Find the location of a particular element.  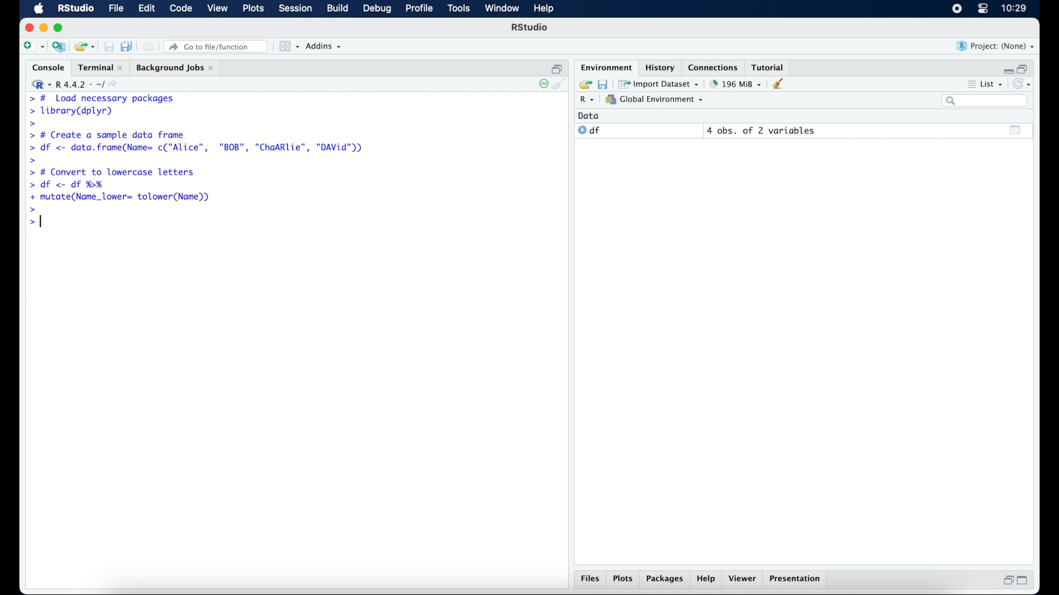

maximize is located at coordinates (60, 28).